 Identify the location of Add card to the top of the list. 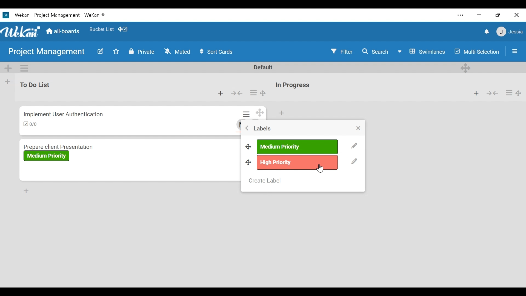
(221, 93).